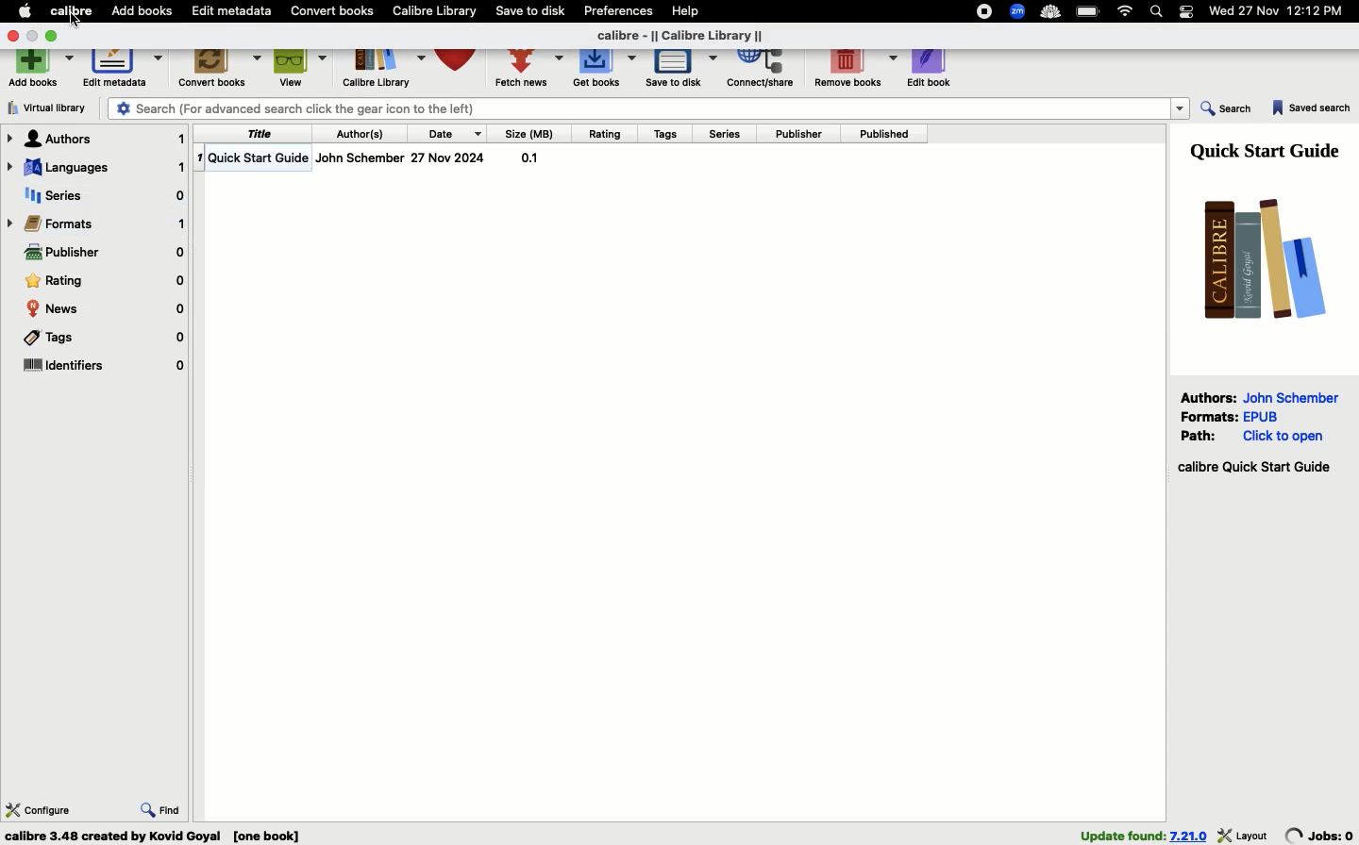 The height and width of the screenshot is (845, 1359). What do you see at coordinates (1320, 835) in the screenshot?
I see `jobs` at bounding box center [1320, 835].